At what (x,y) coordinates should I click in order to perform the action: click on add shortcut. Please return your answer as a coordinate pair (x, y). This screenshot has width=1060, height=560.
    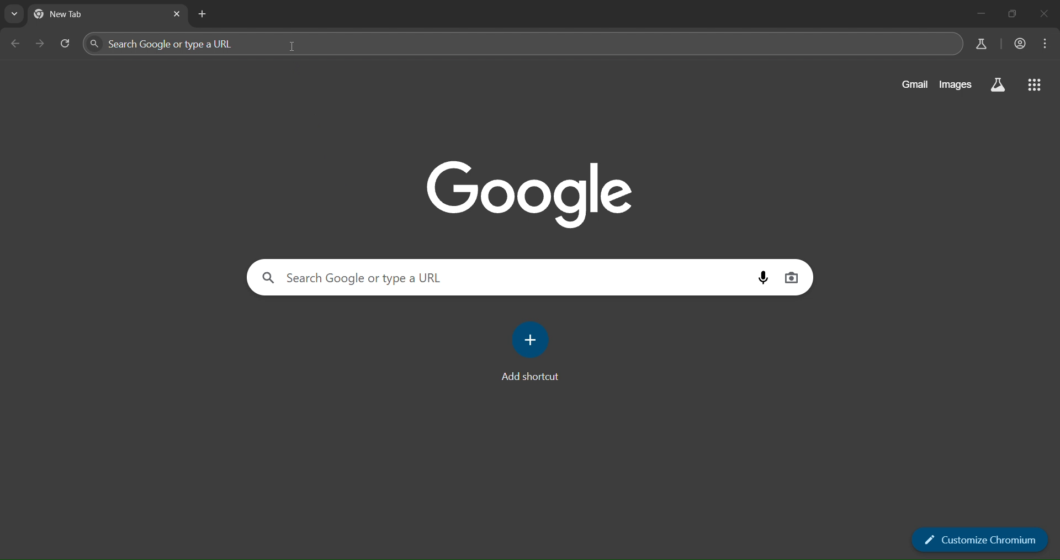
    Looking at the image, I should click on (534, 353).